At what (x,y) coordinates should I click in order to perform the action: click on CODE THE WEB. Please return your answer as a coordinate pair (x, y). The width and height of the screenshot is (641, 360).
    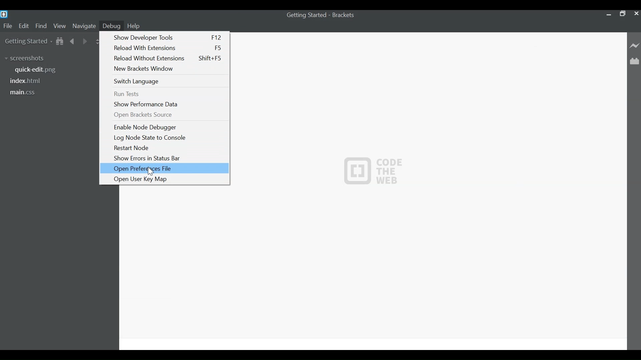
    Looking at the image, I should click on (427, 188).